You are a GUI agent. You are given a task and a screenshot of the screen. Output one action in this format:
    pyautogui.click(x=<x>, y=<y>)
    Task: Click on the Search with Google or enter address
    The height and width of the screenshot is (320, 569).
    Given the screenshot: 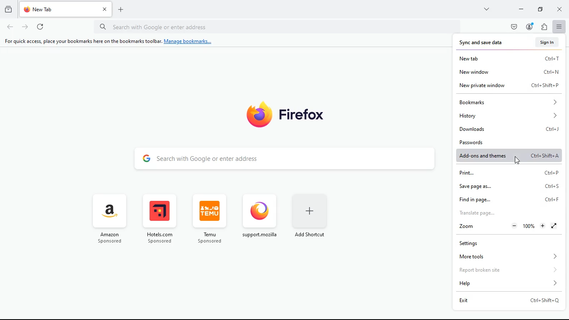 What is the action you would take?
    pyautogui.click(x=276, y=27)
    